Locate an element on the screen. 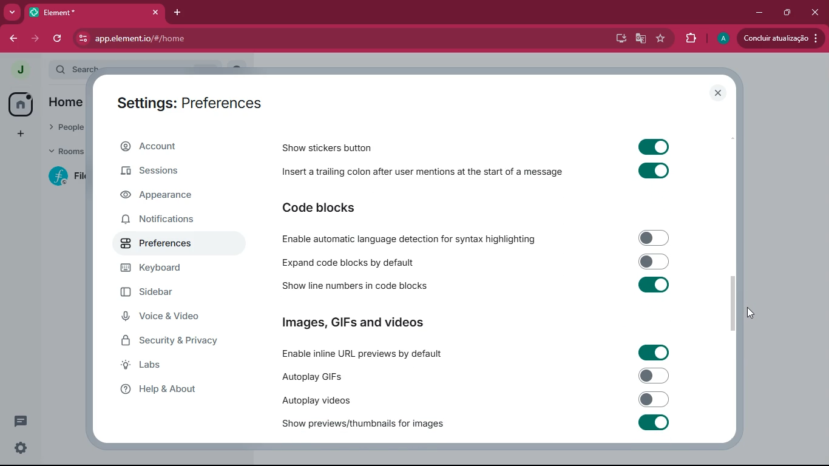 Image resolution: width=829 pixels, height=466 pixels. settings is located at coordinates (19, 448).